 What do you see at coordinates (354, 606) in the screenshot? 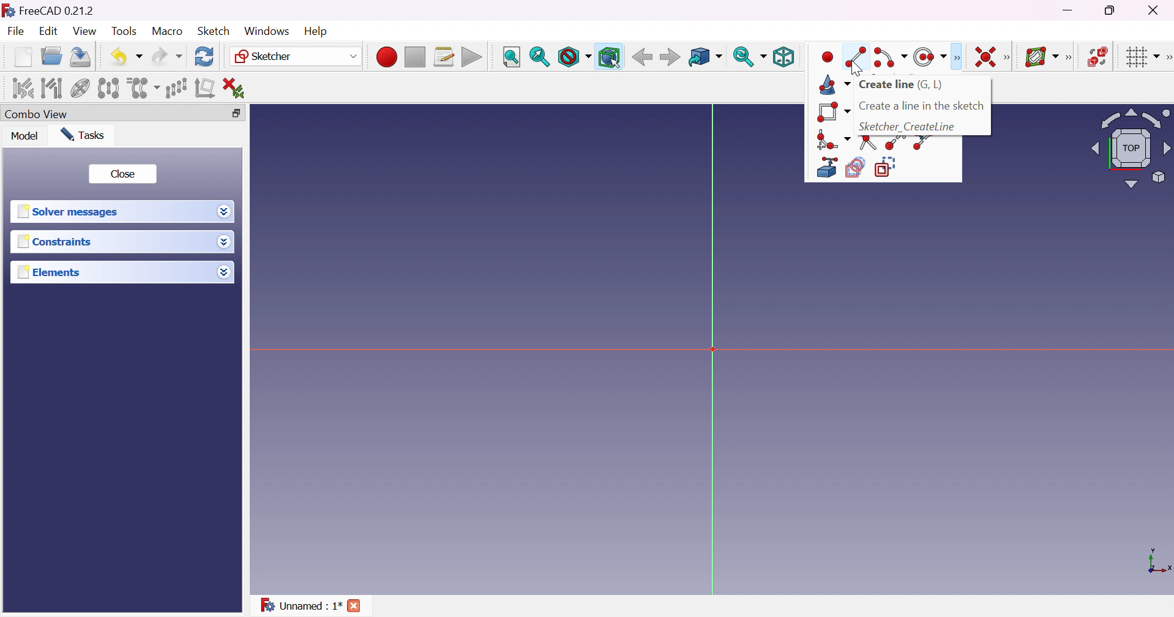
I see `Close` at bounding box center [354, 606].